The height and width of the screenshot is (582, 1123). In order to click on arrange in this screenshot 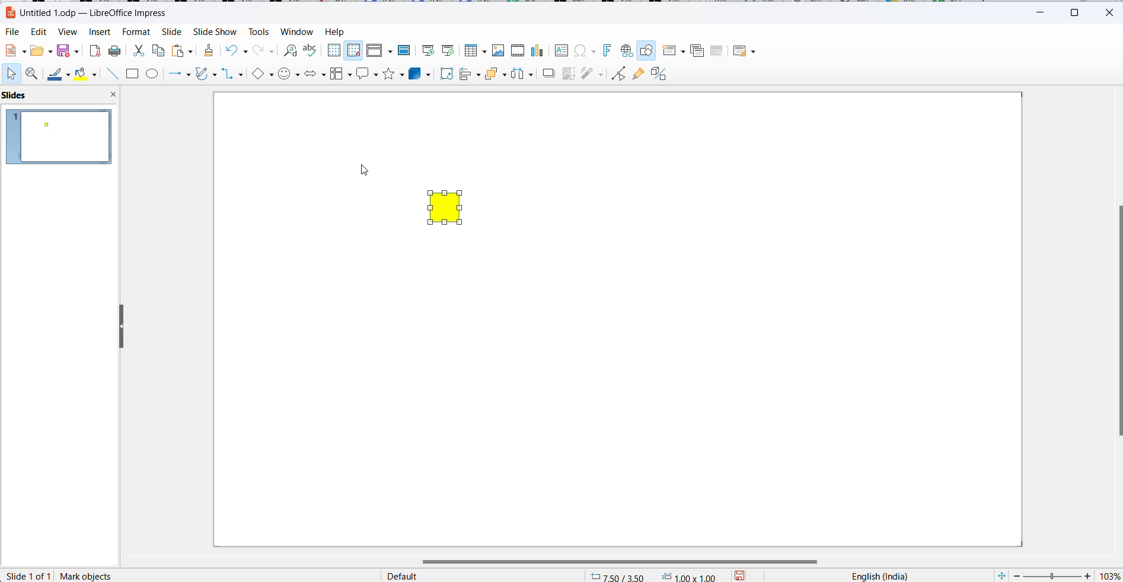, I will do `click(496, 75)`.